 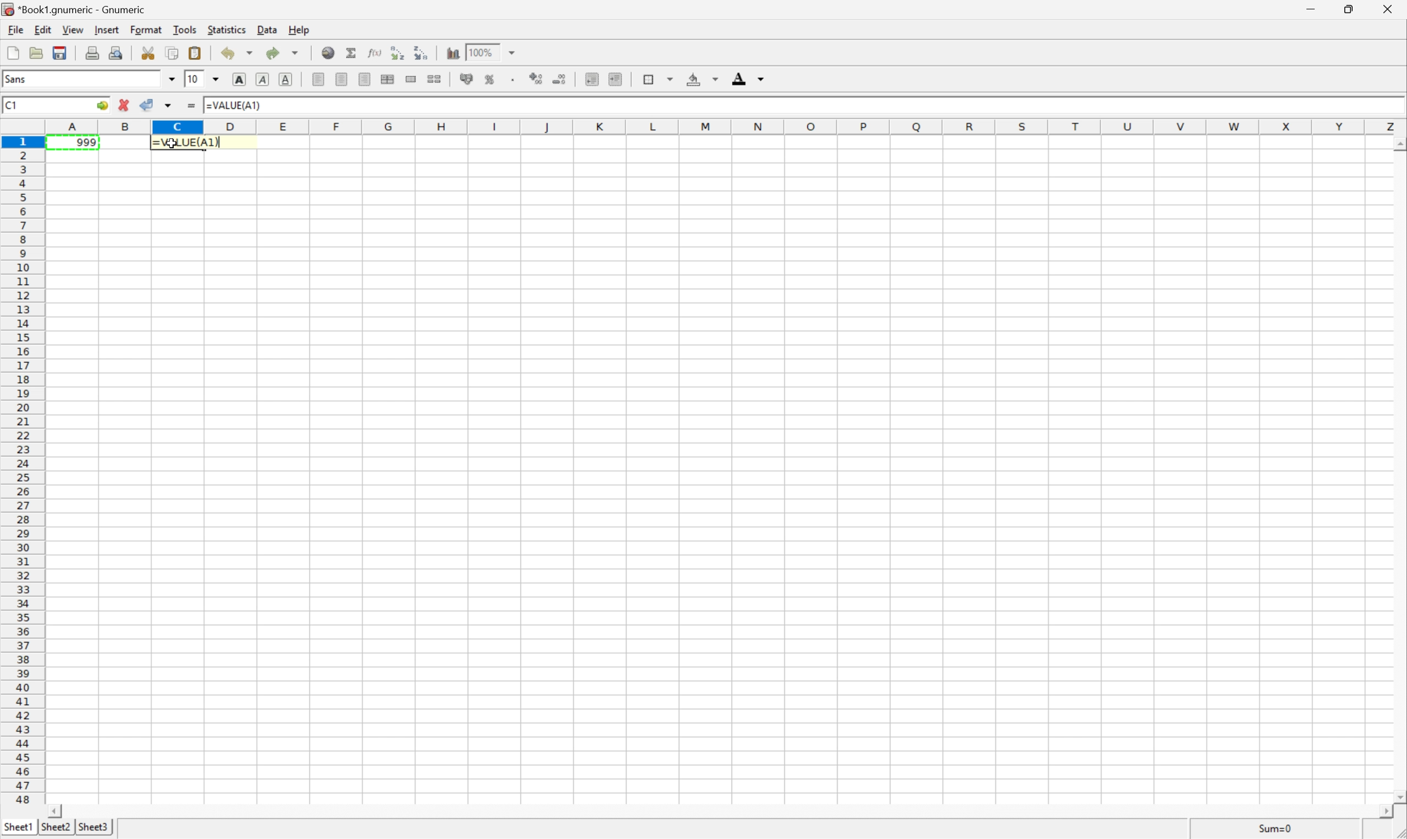 What do you see at coordinates (499, 51) in the screenshot?
I see `Zoom` at bounding box center [499, 51].